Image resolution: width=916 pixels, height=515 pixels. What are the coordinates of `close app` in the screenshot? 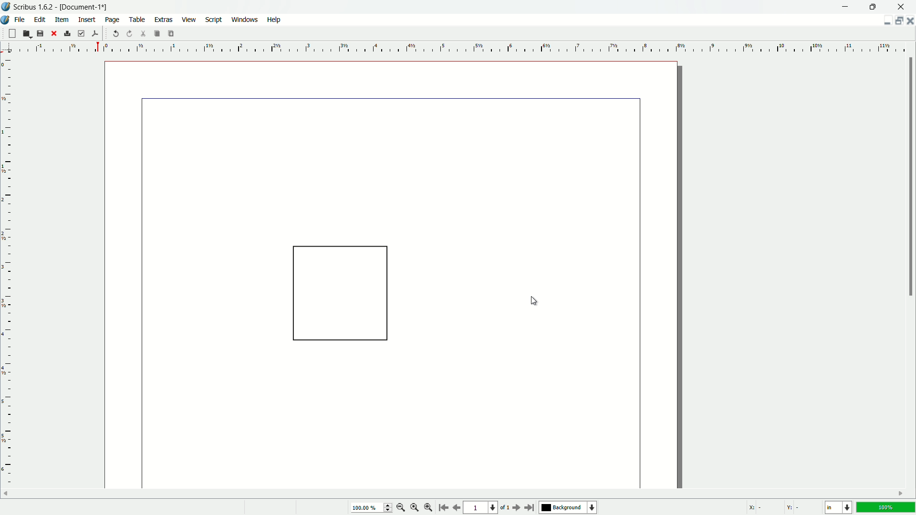 It's located at (901, 7).